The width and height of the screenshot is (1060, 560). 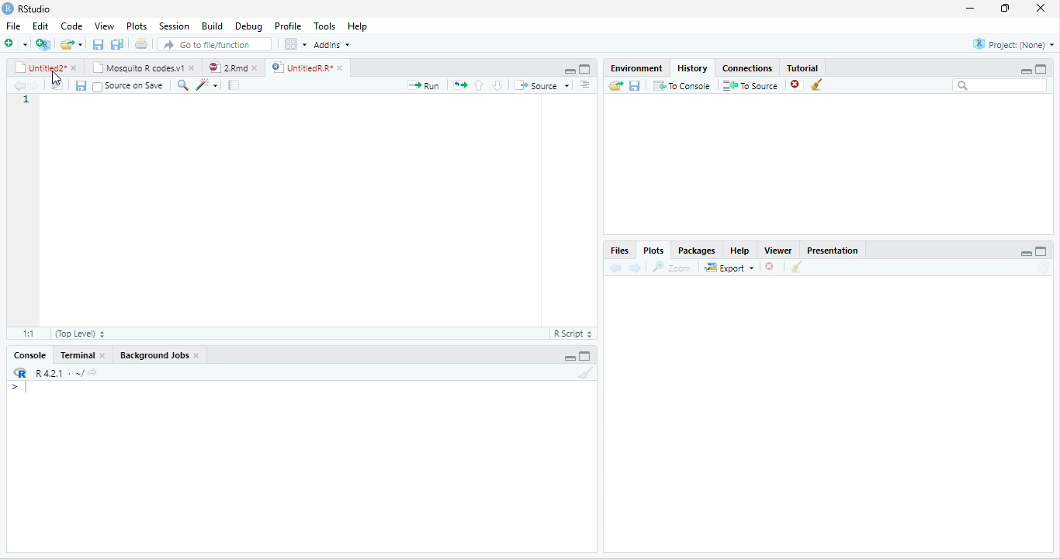 What do you see at coordinates (1047, 253) in the screenshot?
I see `MAXIMIZE` at bounding box center [1047, 253].